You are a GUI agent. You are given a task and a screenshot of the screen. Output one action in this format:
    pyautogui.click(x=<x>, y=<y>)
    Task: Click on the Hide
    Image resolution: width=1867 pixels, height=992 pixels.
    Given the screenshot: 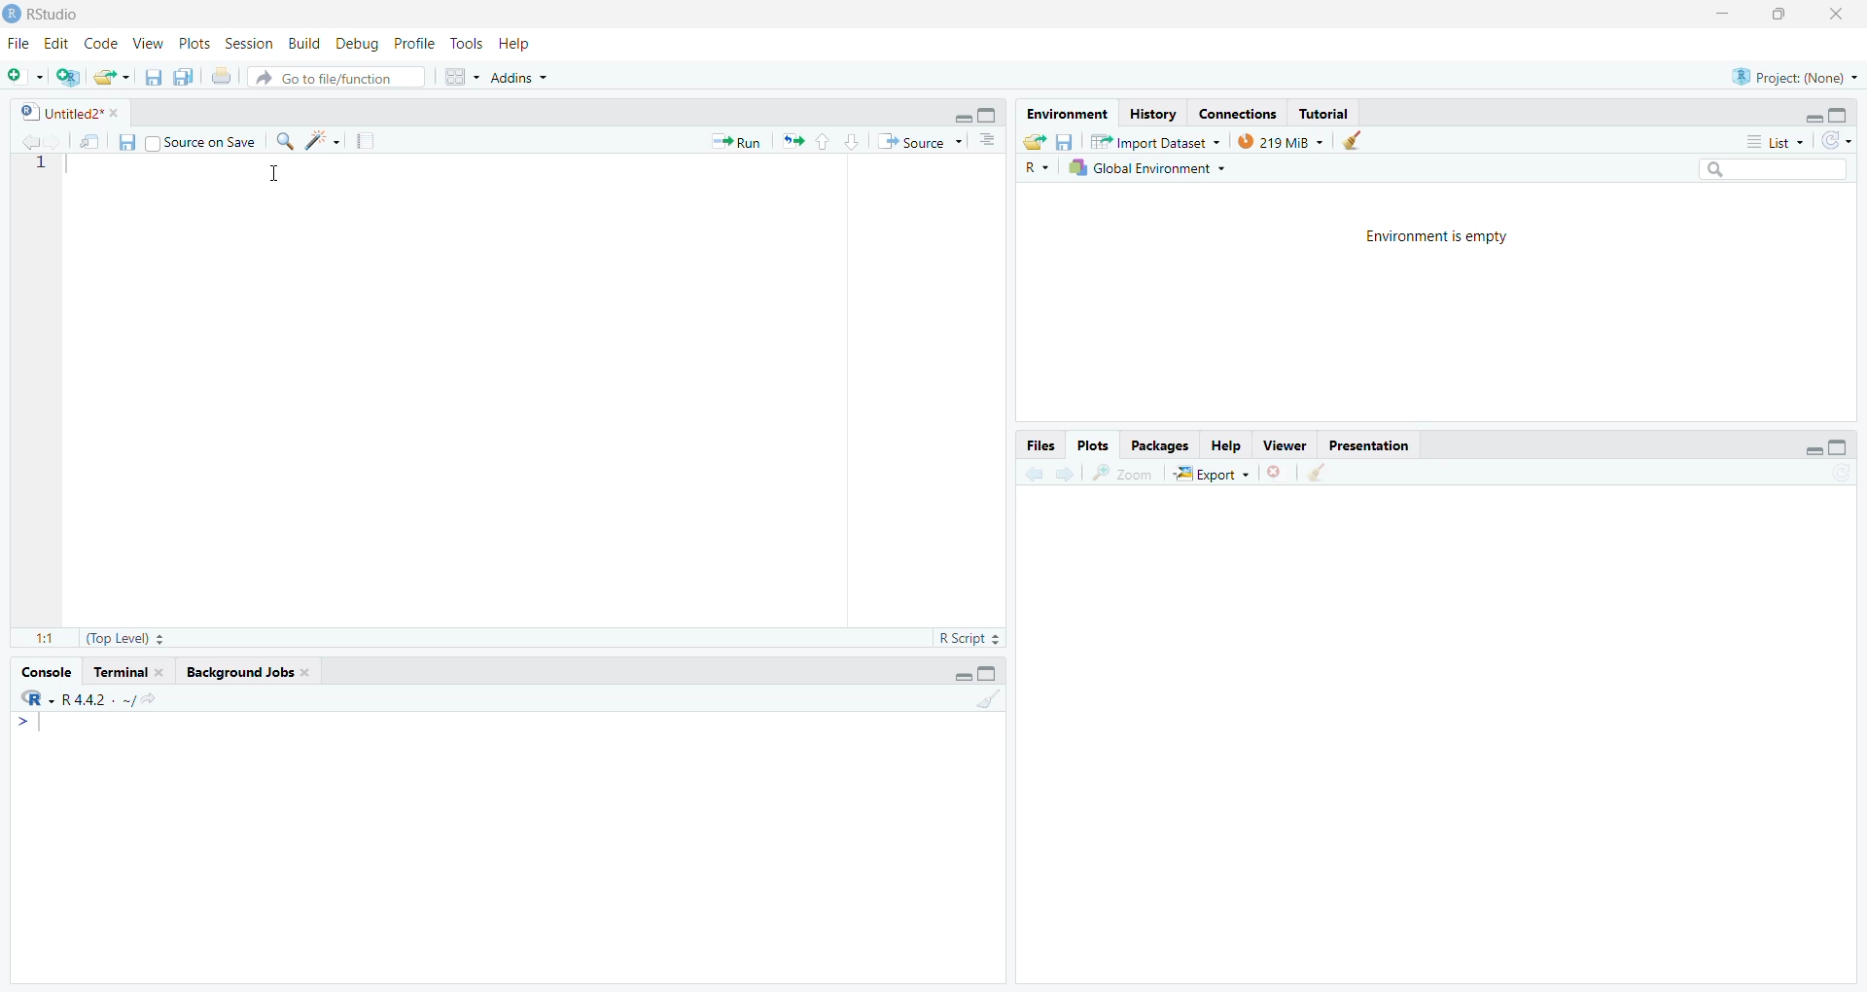 What is the action you would take?
    pyautogui.click(x=962, y=674)
    